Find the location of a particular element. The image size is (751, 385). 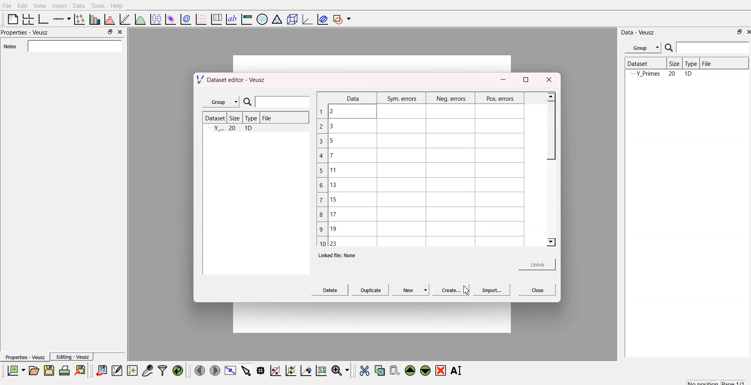

Linked file: None. is located at coordinates (340, 254).